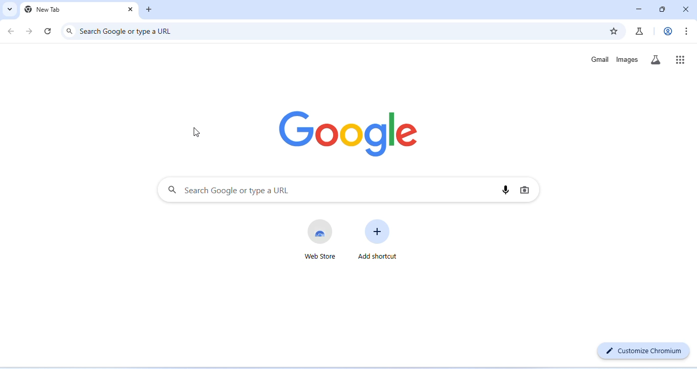 The height and width of the screenshot is (369, 697). Describe the element at coordinates (524, 189) in the screenshot. I see `image search` at that location.